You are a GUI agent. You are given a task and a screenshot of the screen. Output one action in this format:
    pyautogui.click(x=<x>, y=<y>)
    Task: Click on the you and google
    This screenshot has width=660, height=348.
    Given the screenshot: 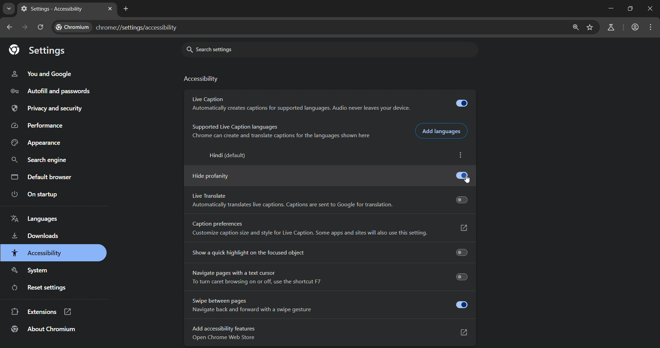 What is the action you would take?
    pyautogui.click(x=41, y=74)
    